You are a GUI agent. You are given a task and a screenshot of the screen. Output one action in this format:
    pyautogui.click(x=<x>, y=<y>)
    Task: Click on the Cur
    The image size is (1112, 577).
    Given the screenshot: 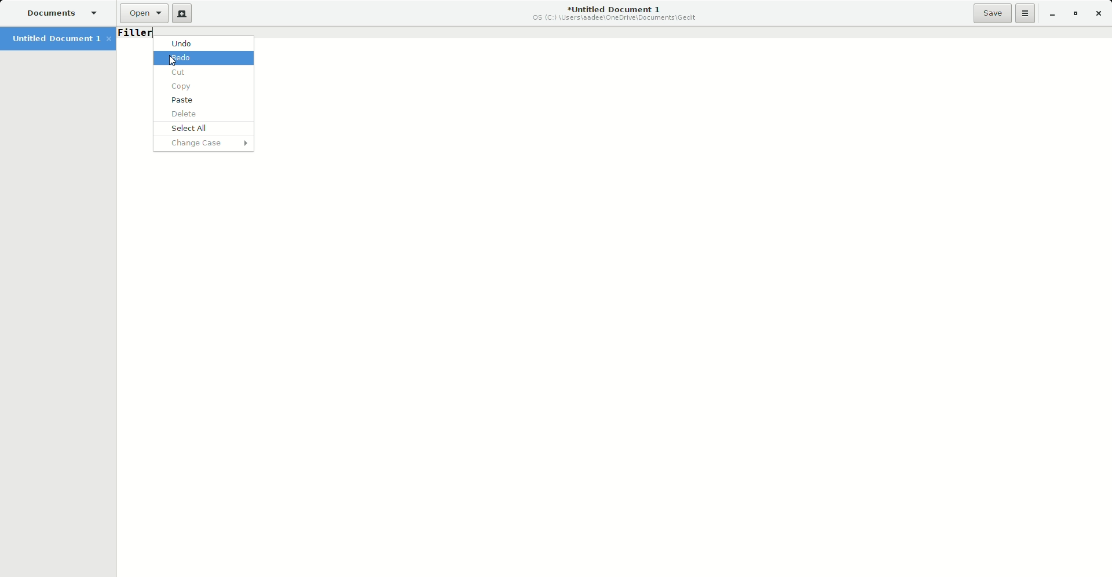 What is the action you would take?
    pyautogui.click(x=204, y=74)
    